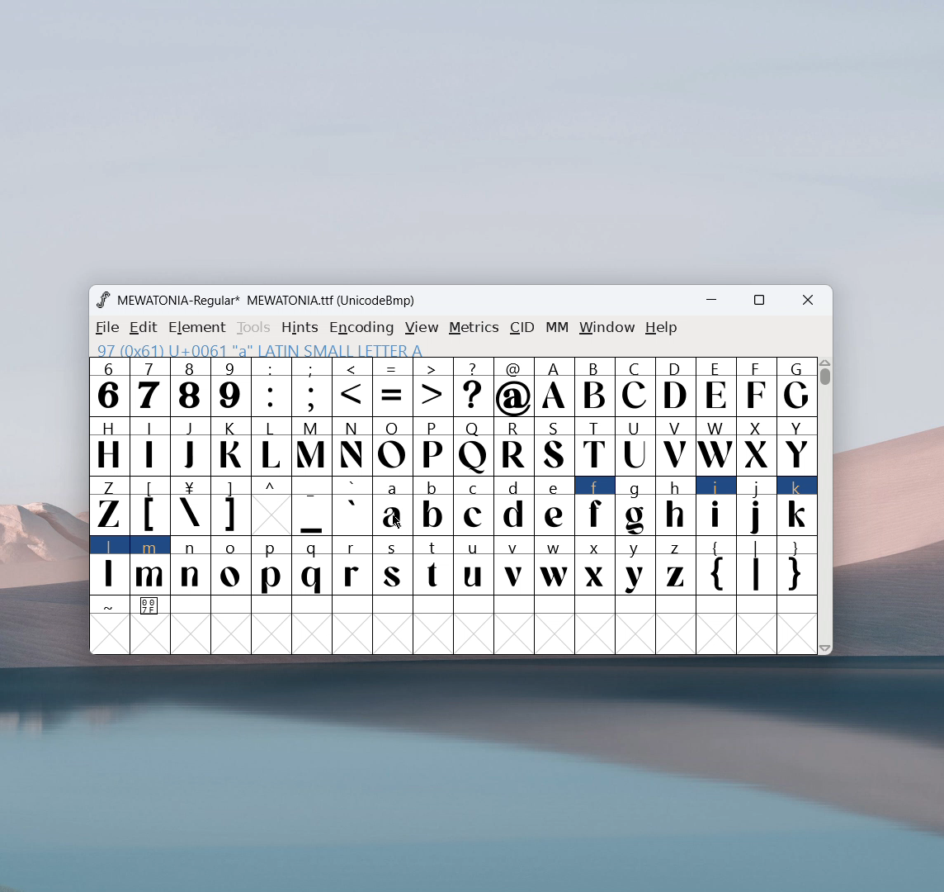 Image resolution: width=944 pixels, height=892 pixels. I want to click on maximize, so click(758, 302).